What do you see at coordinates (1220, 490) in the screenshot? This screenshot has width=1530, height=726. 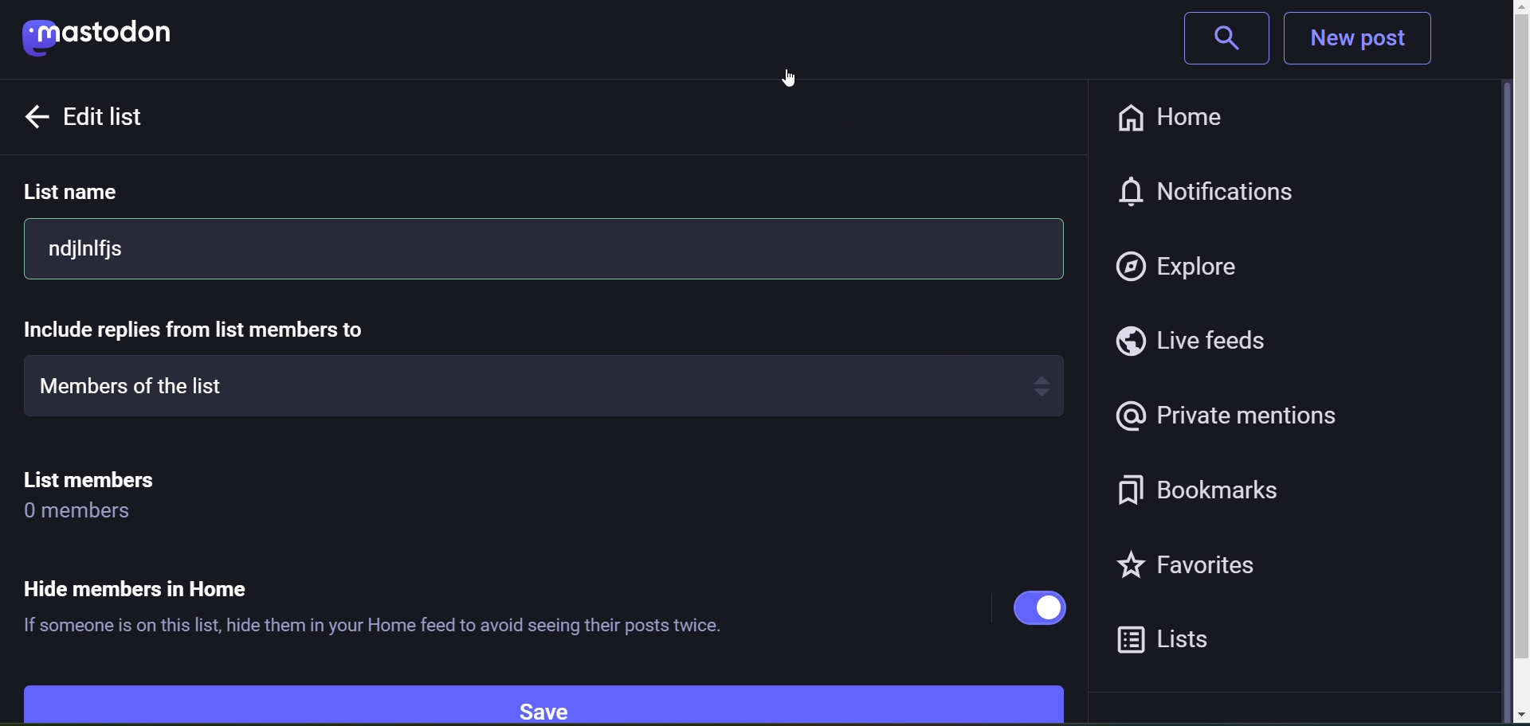 I see `bookmarks` at bounding box center [1220, 490].